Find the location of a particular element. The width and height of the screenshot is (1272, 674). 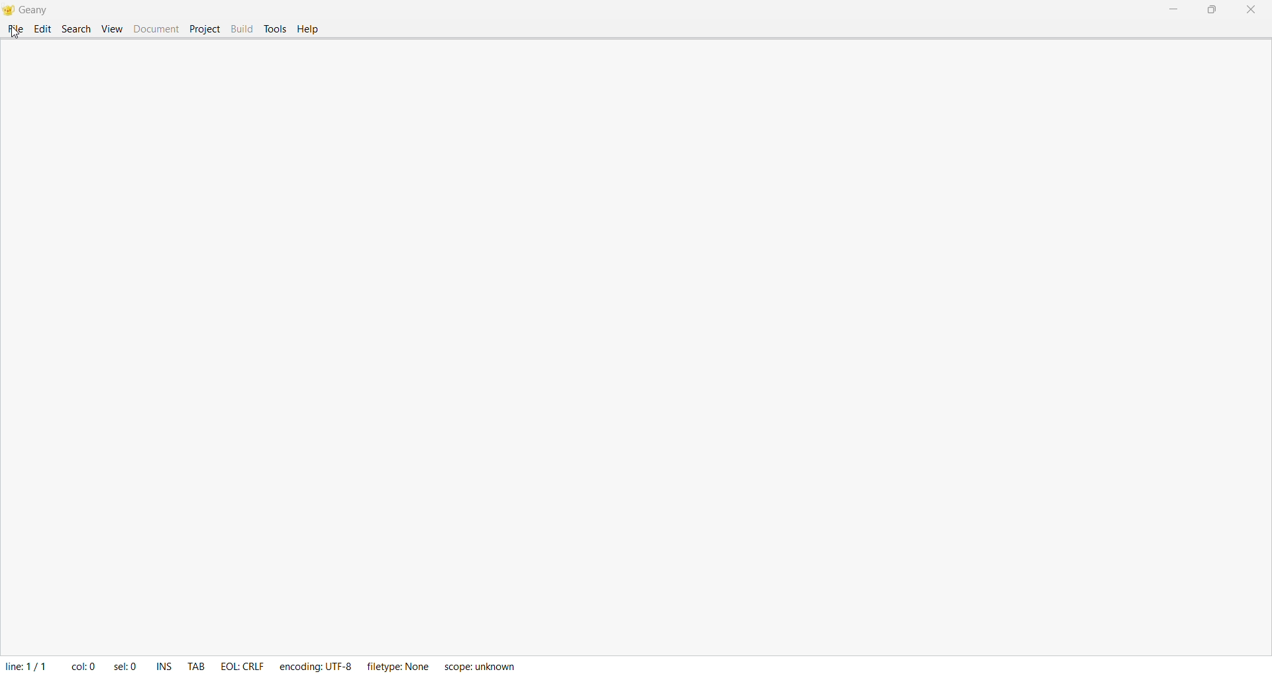

Edit is located at coordinates (44, 31).